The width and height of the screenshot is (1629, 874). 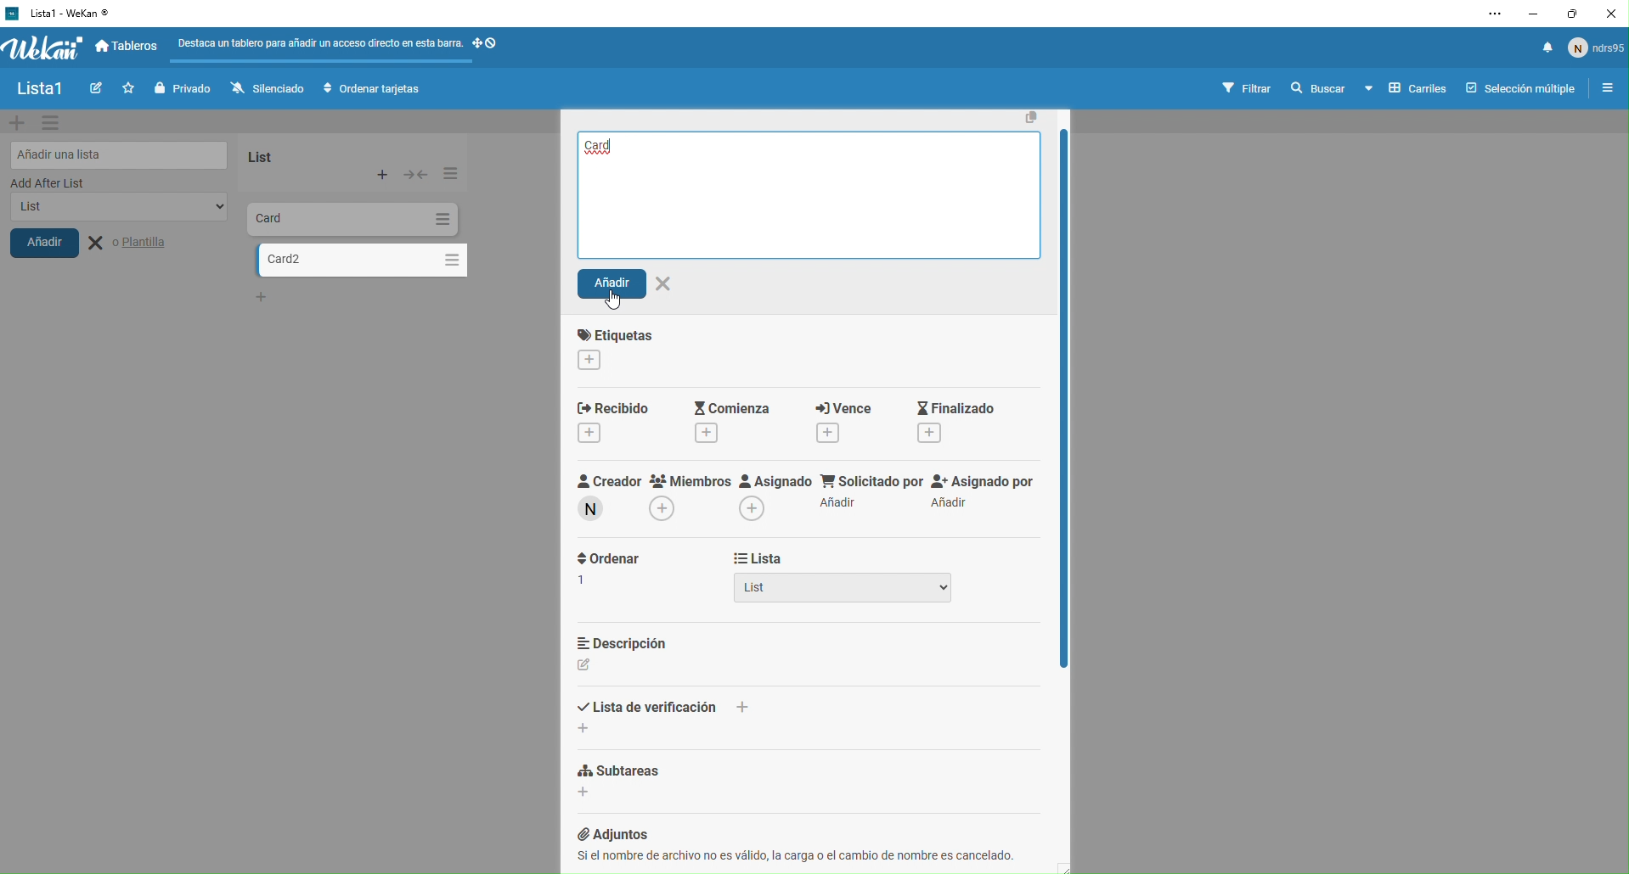 What do you see at coordinates (609, 569) in the screenshot?
I see `ordernar` at bounding box center [609, 569].